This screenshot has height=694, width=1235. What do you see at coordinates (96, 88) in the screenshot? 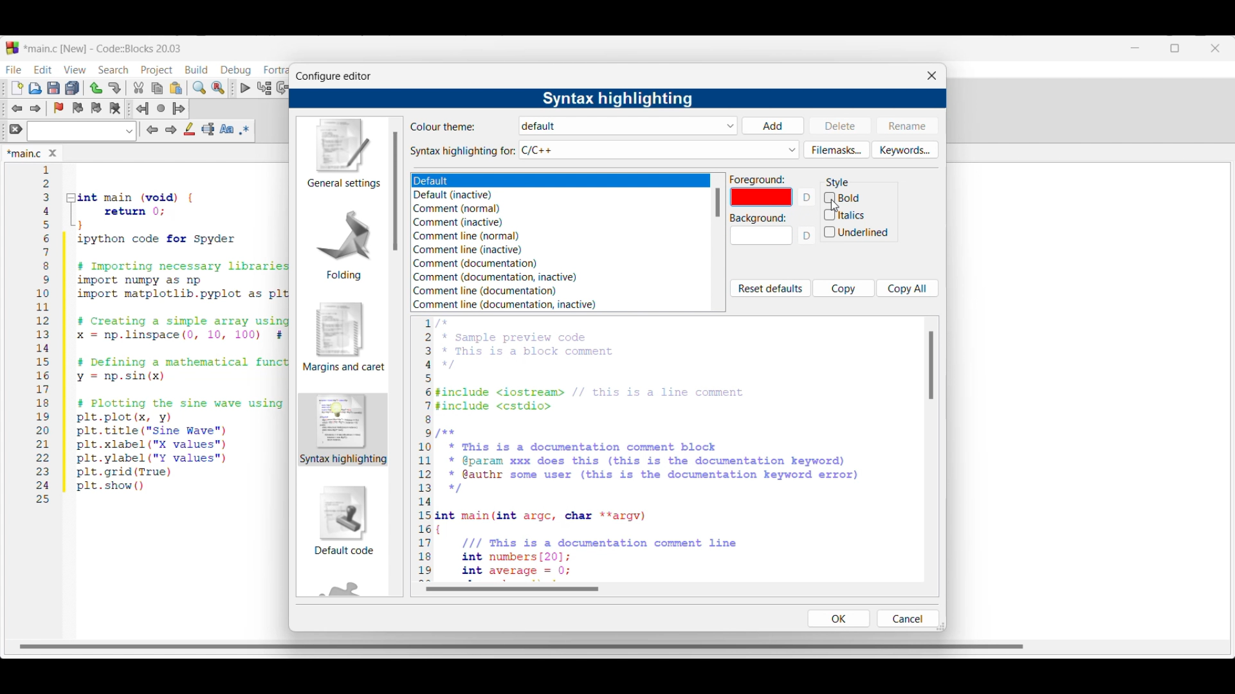
I see `Undo` at bounding box center [96, 88].